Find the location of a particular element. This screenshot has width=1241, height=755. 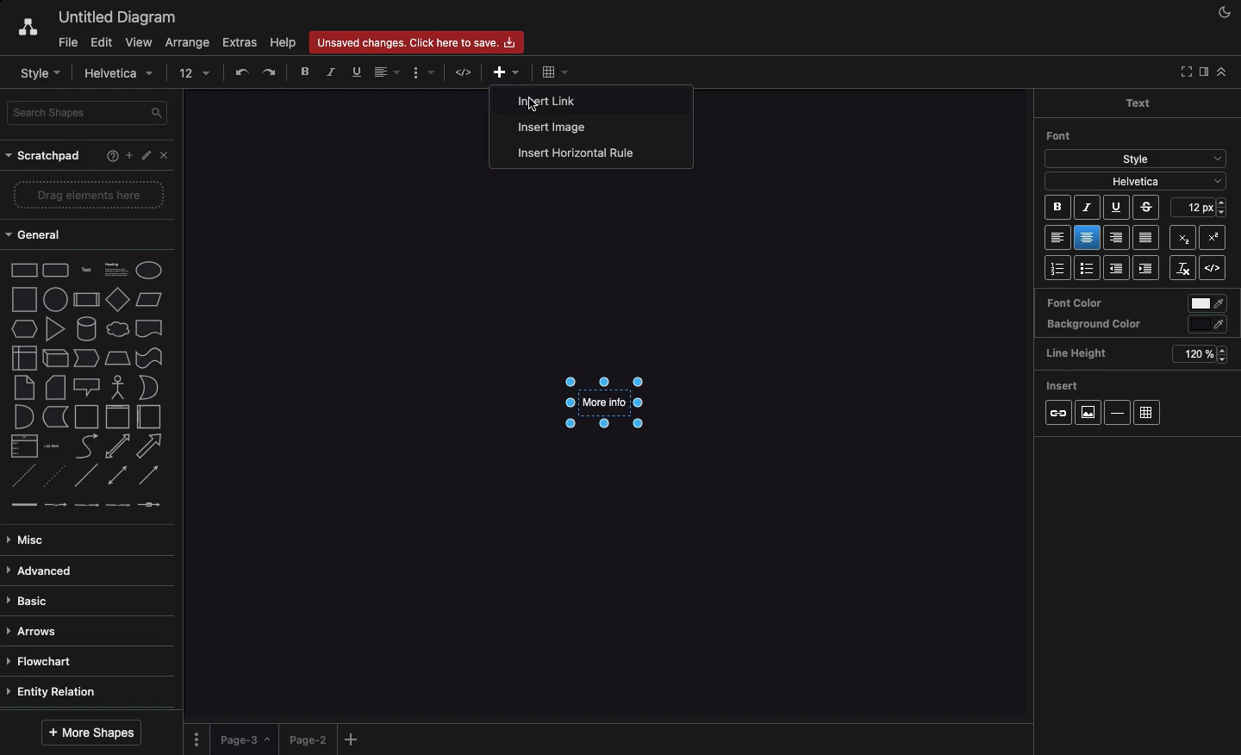

HTML is located at coordinates (465, 73).